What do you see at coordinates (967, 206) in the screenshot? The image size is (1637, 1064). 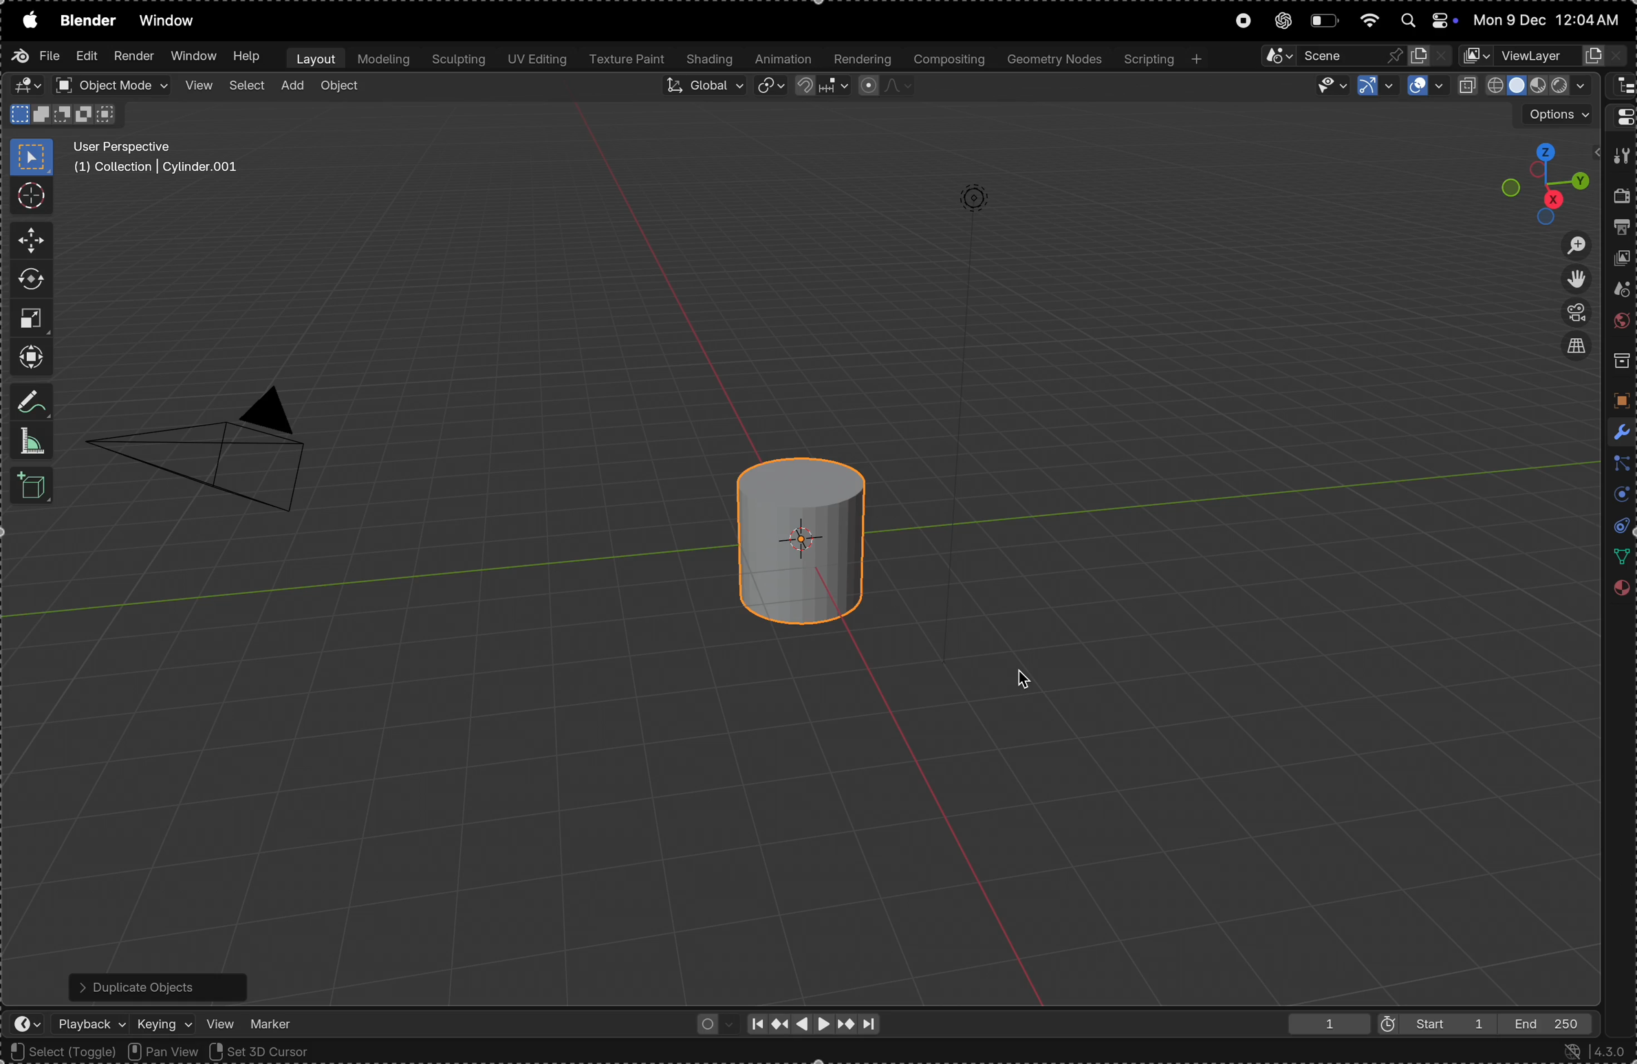 I see `lights` at bounding box center [967, 206].